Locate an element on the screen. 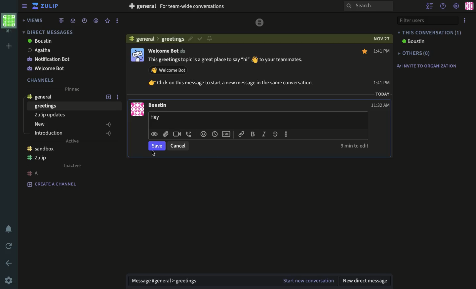 Image resolution: width=476 pixels, height=289 pixels. Hey is located at coordinates (159, 117).